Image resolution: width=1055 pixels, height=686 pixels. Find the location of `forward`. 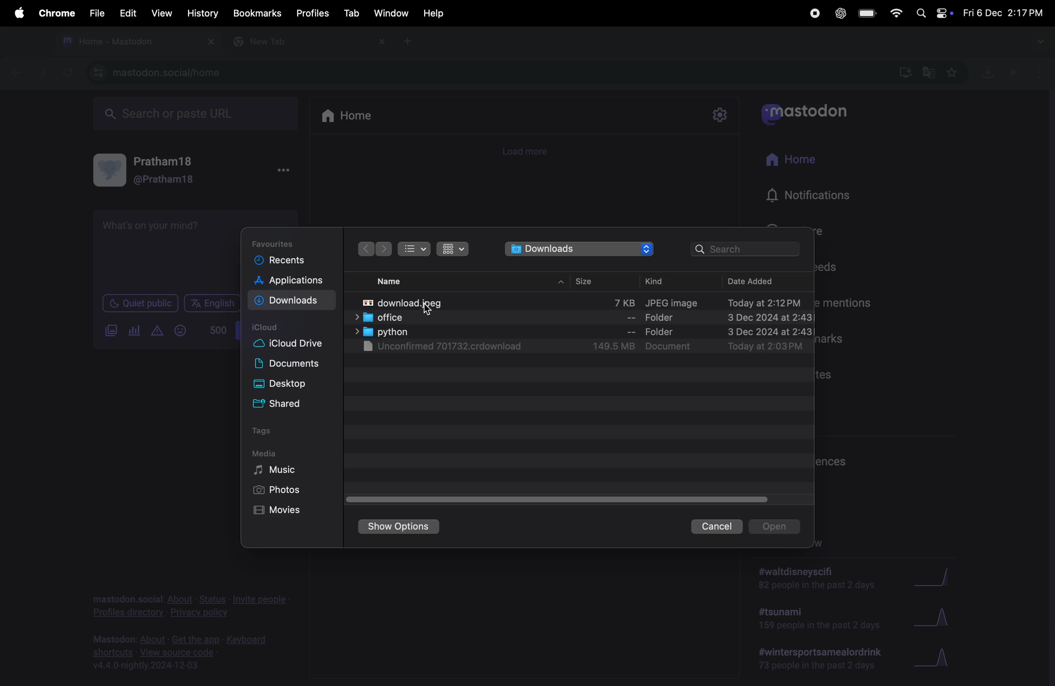

forward is located at coordinates (385, 250).